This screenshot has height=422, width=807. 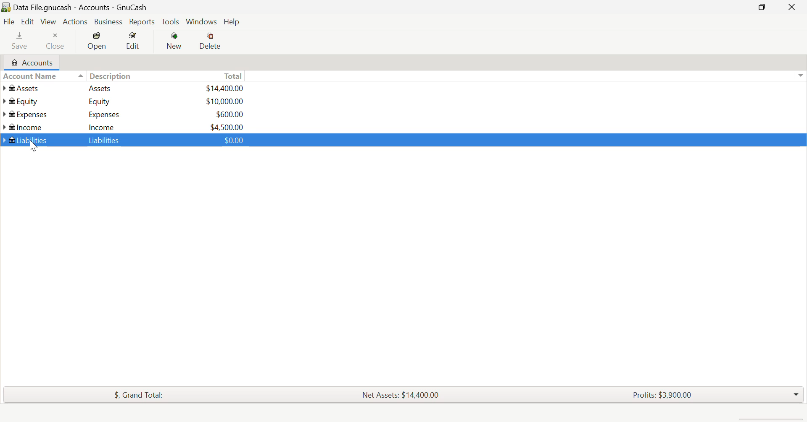 I want to click on Minimize, so click(x=763, y=8).